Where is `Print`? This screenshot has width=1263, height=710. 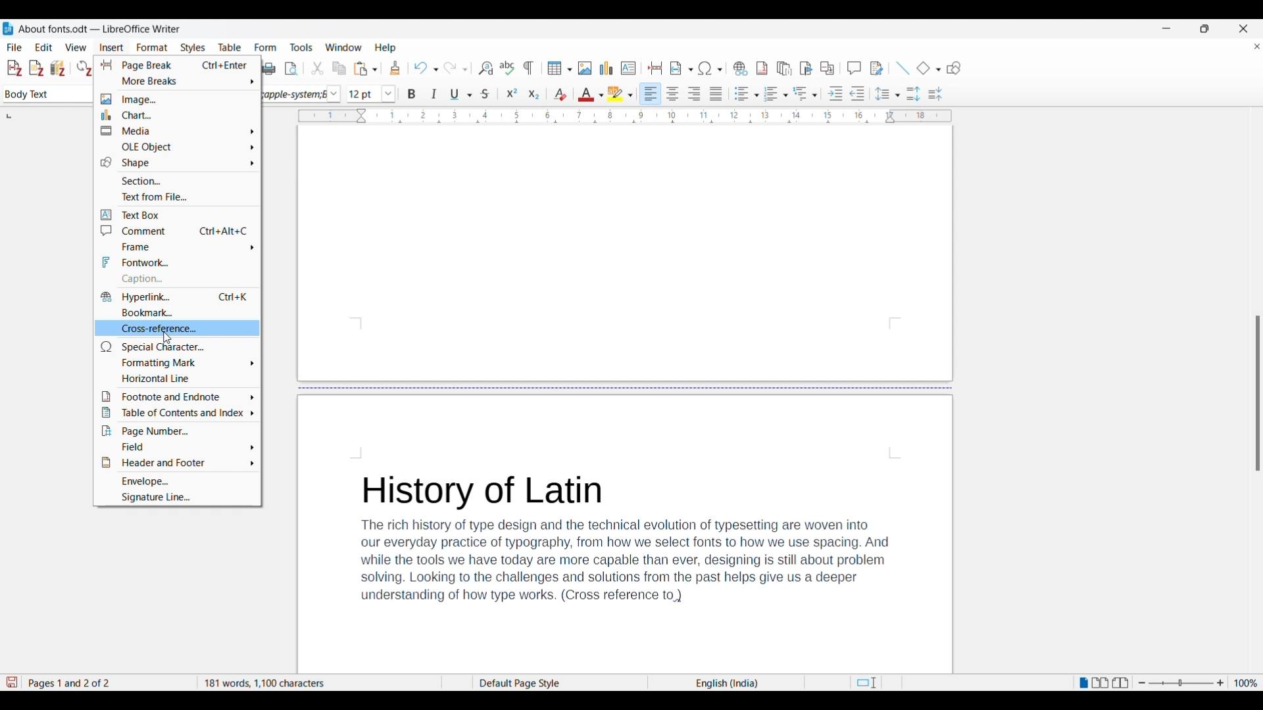
Print is located at coordinates (268, 69).